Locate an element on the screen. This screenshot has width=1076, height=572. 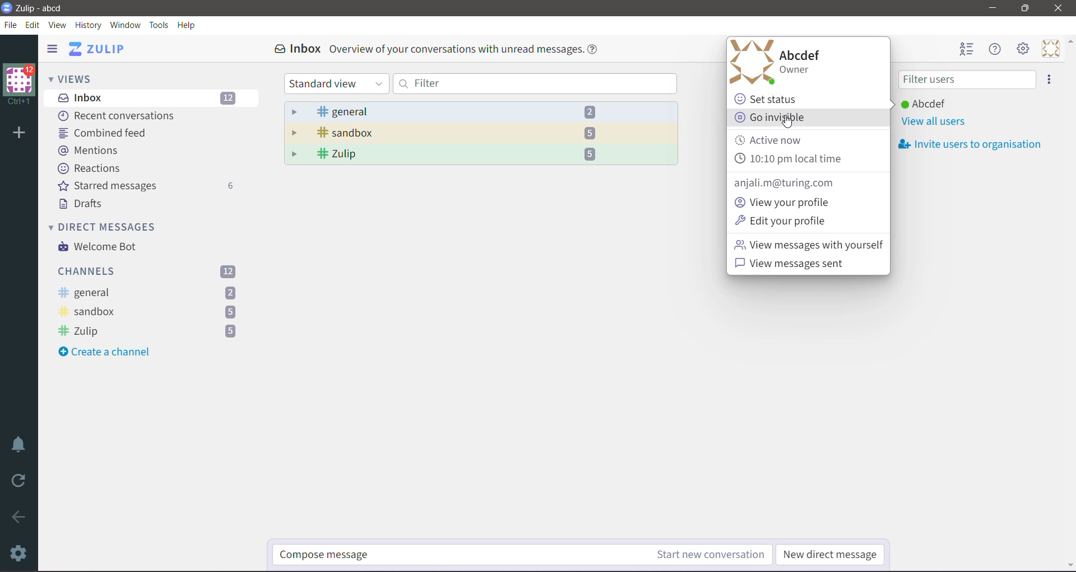
Organization logo and message count is located at coordinates (20, 82).